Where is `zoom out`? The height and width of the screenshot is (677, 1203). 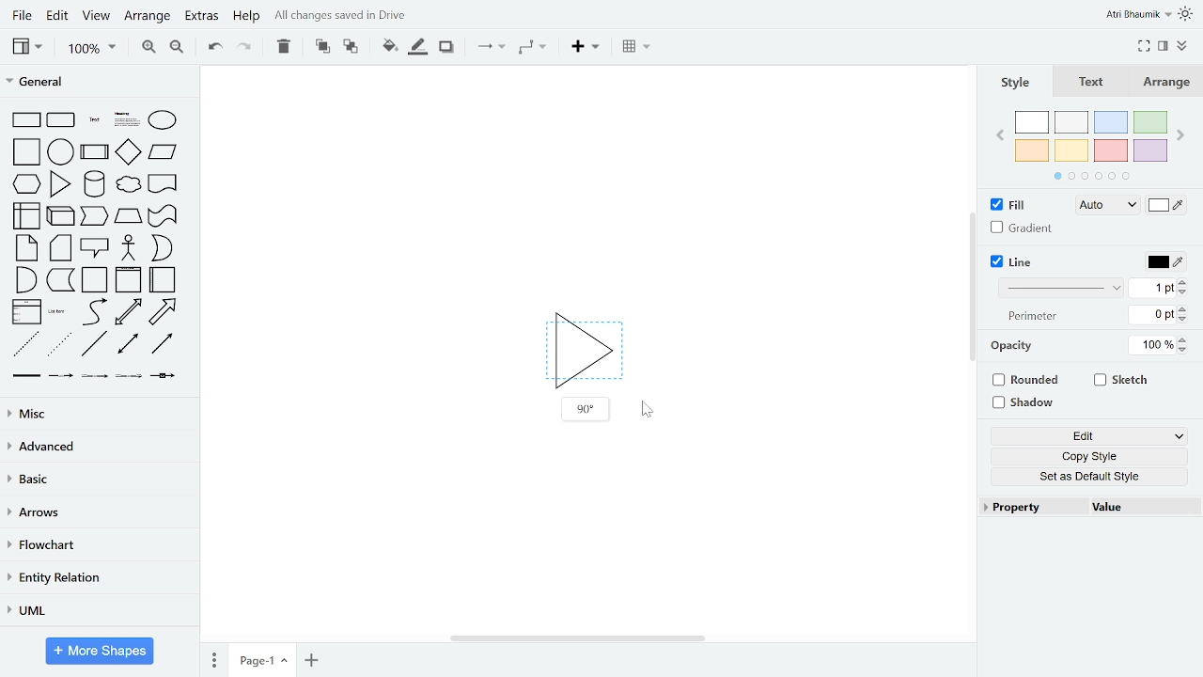
zoom out is located at coordinates (176, 48).